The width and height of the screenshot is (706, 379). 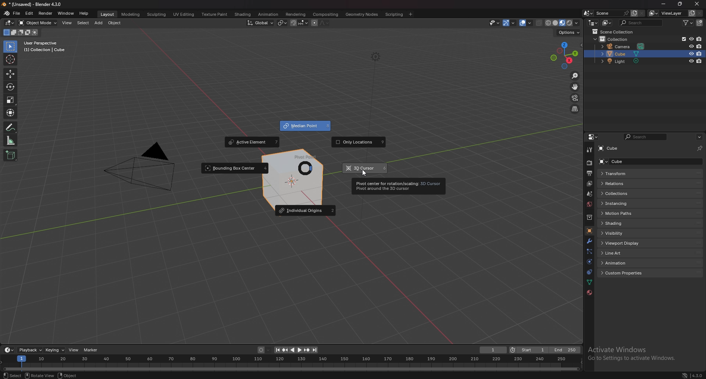 What do you see at coordinates (399, 185) in the screenshot?
I see `tooltip` at bounding box center [399, 185].